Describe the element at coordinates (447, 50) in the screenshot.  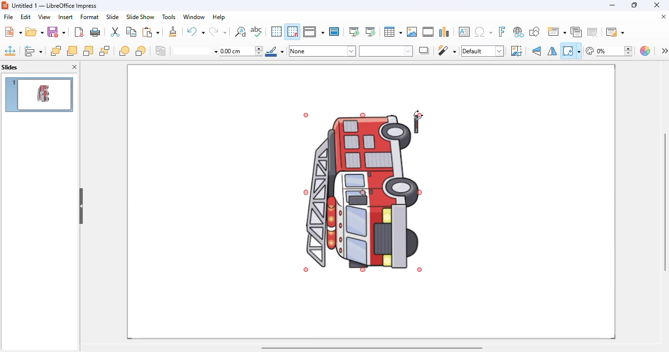
I see `filter` at that location.